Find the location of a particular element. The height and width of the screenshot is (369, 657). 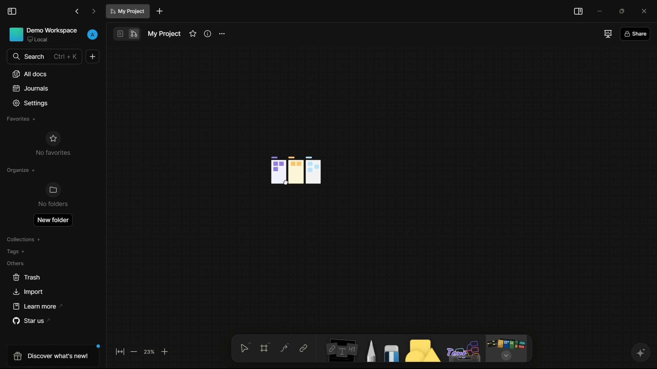

back is located at coordinates (77, 12).